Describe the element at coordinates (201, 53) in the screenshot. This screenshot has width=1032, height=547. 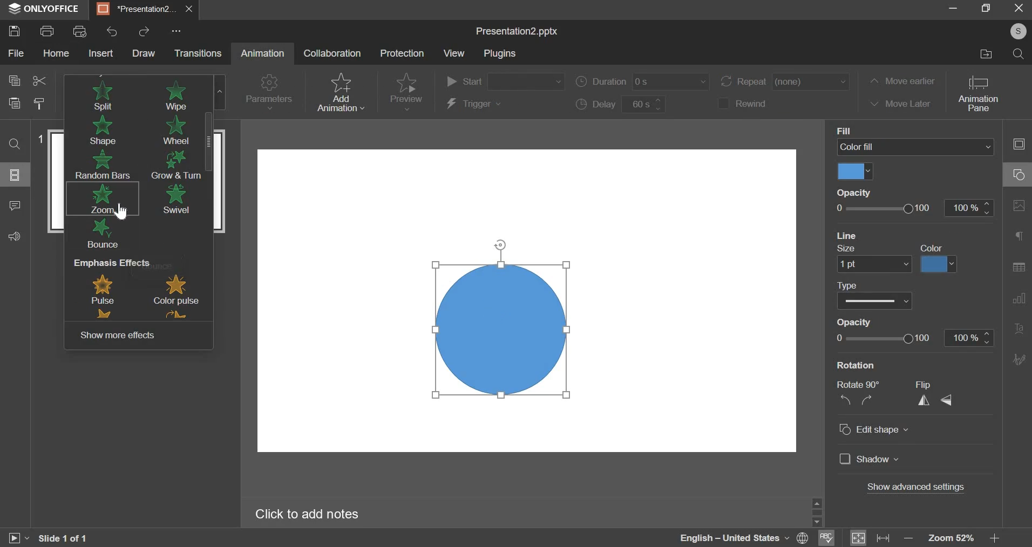
I see `Transitions` at that location.